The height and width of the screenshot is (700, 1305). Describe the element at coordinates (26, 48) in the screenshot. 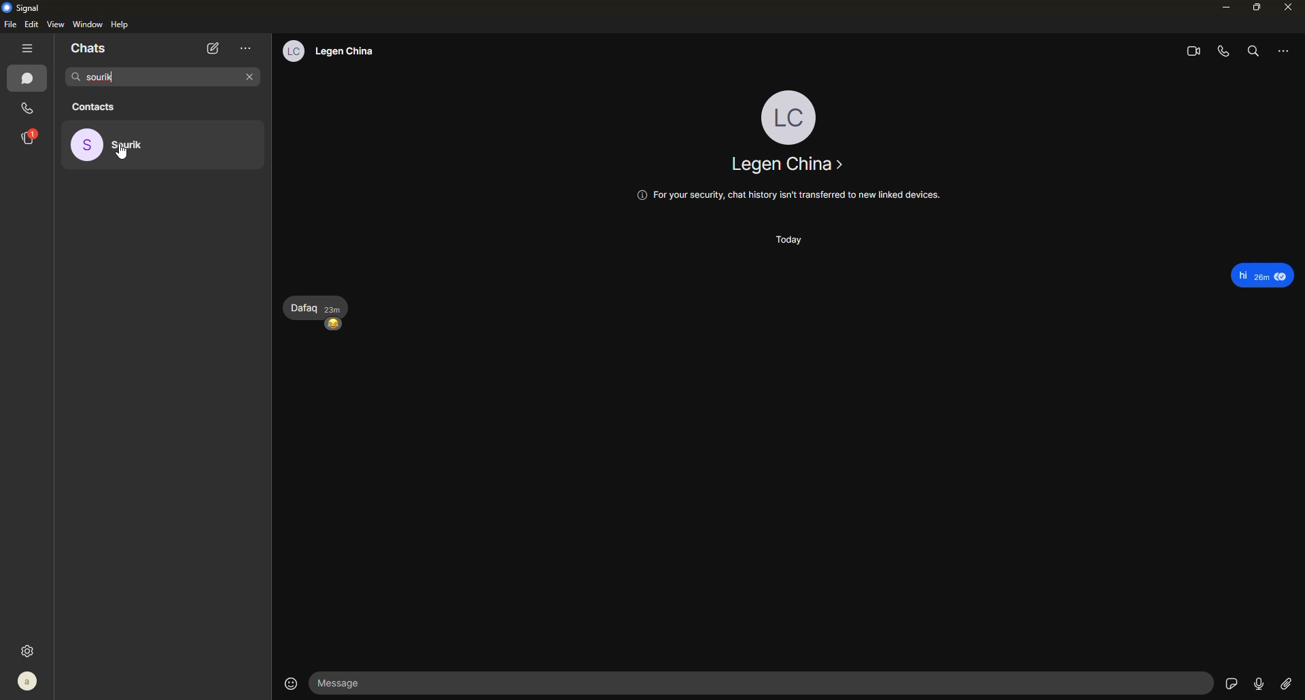

I see `hide tabs` at that location.